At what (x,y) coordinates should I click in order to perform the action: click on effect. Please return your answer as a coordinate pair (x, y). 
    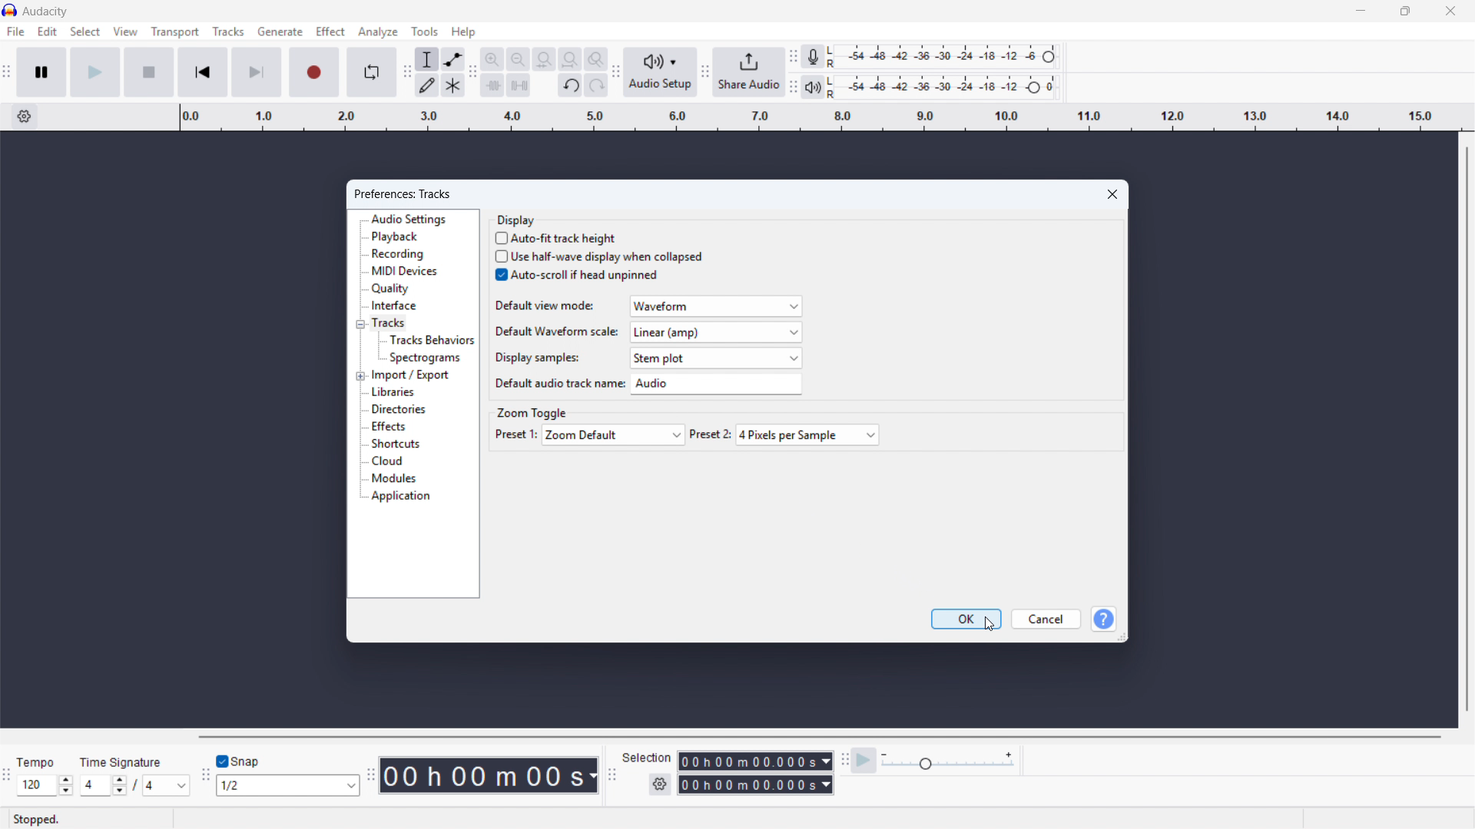
    Looking at the image, I should click on (330, 31).